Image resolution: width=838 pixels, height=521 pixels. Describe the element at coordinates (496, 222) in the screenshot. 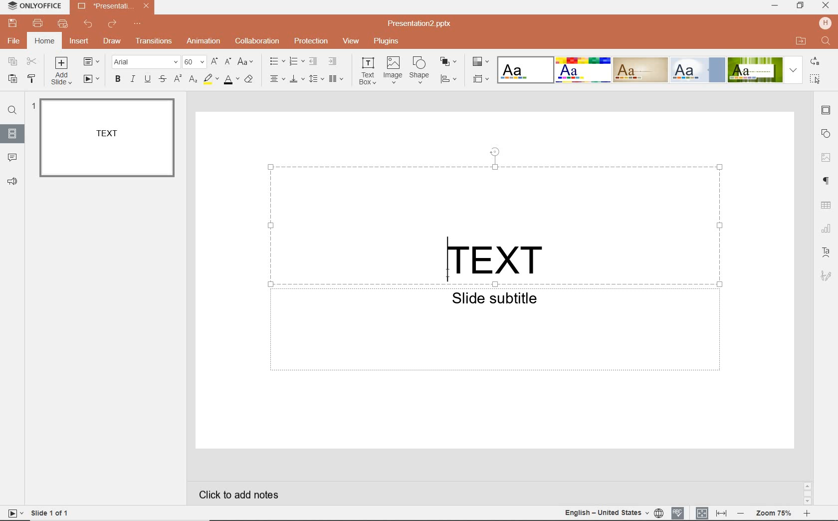

I see `TEXT FIELD` at that location.